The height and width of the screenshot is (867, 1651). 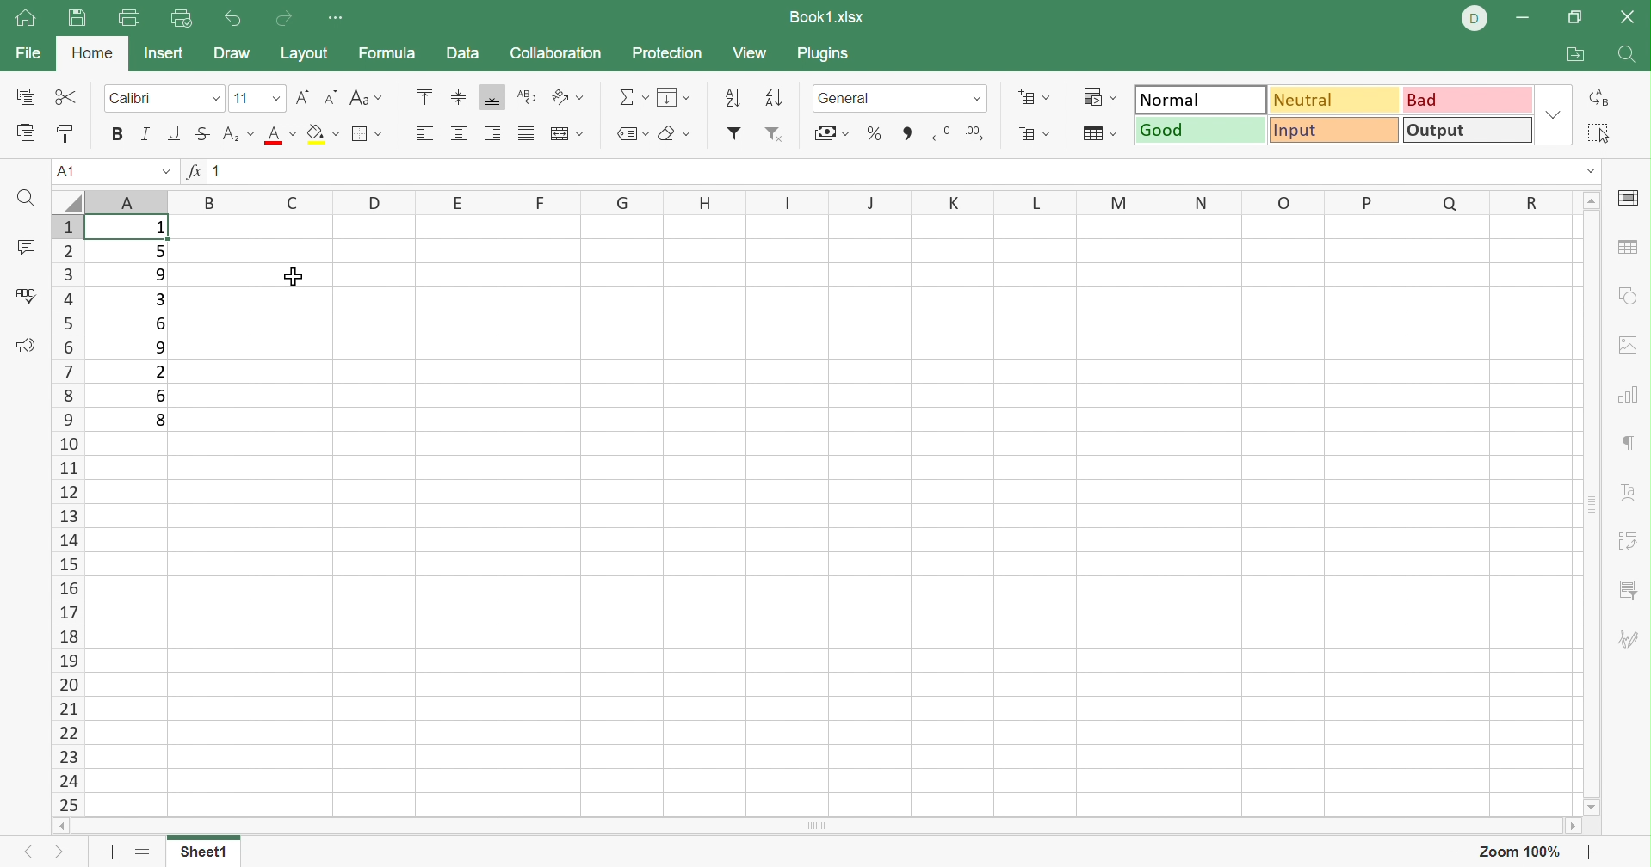 What do you see at coordinates (160, 421) in the screenshot?
I see `8` at bounding box center [160, 421].